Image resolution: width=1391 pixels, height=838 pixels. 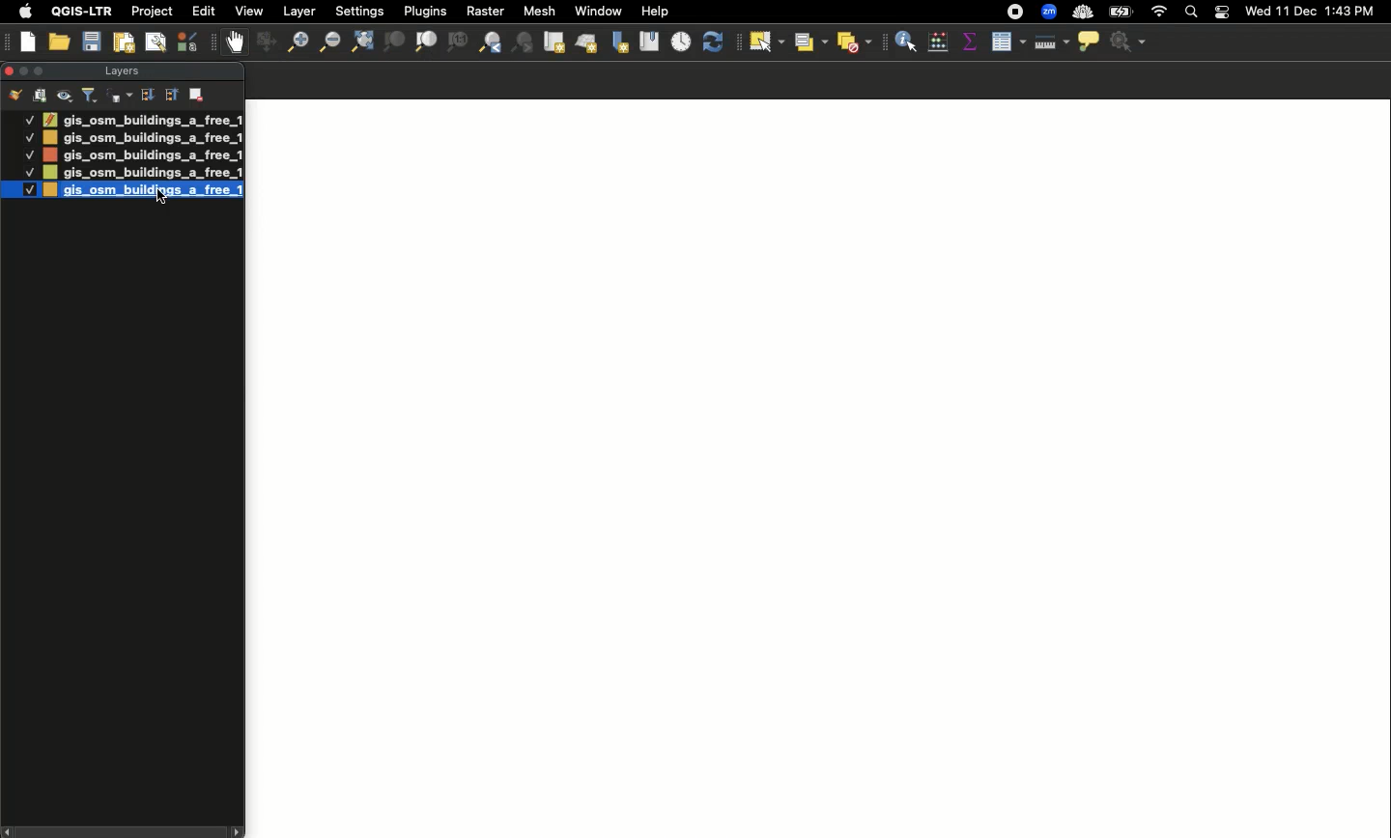 What do you see at coordinates (28, 136) in the screenshot?
I see `Checked` at bounding box center [28, 136].